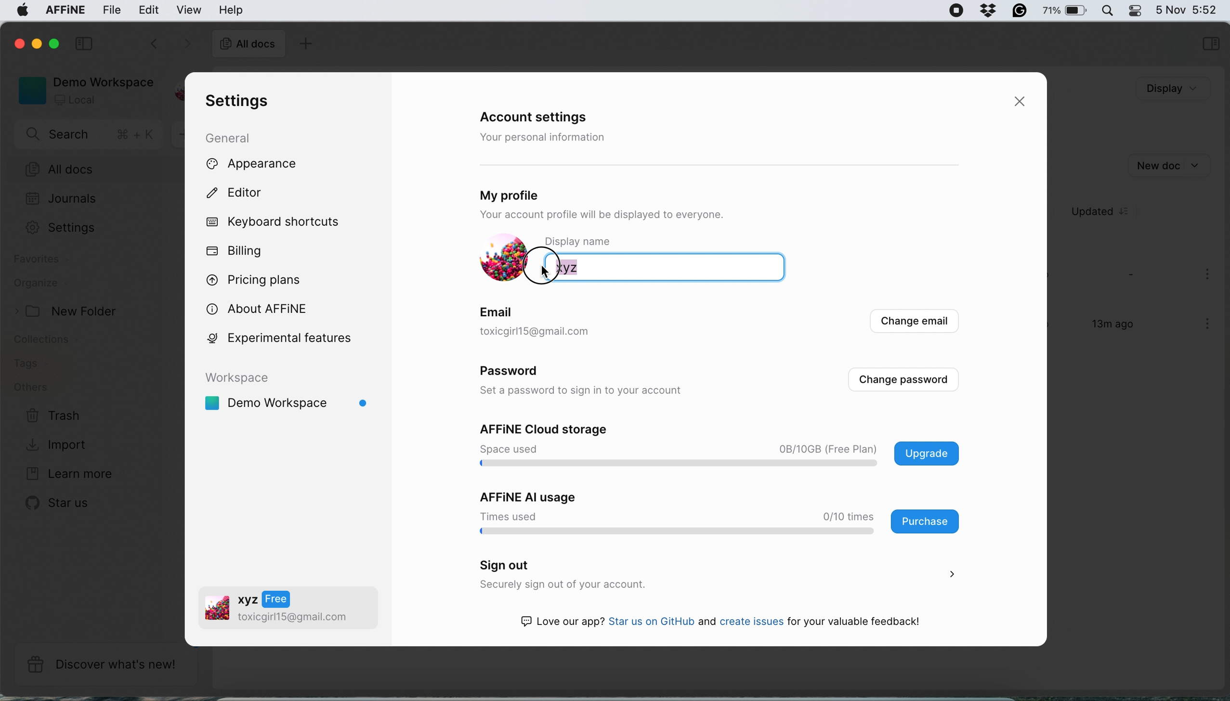 The image size is (1230, 701). I want to click on affine ai usage, so click(714, 512).